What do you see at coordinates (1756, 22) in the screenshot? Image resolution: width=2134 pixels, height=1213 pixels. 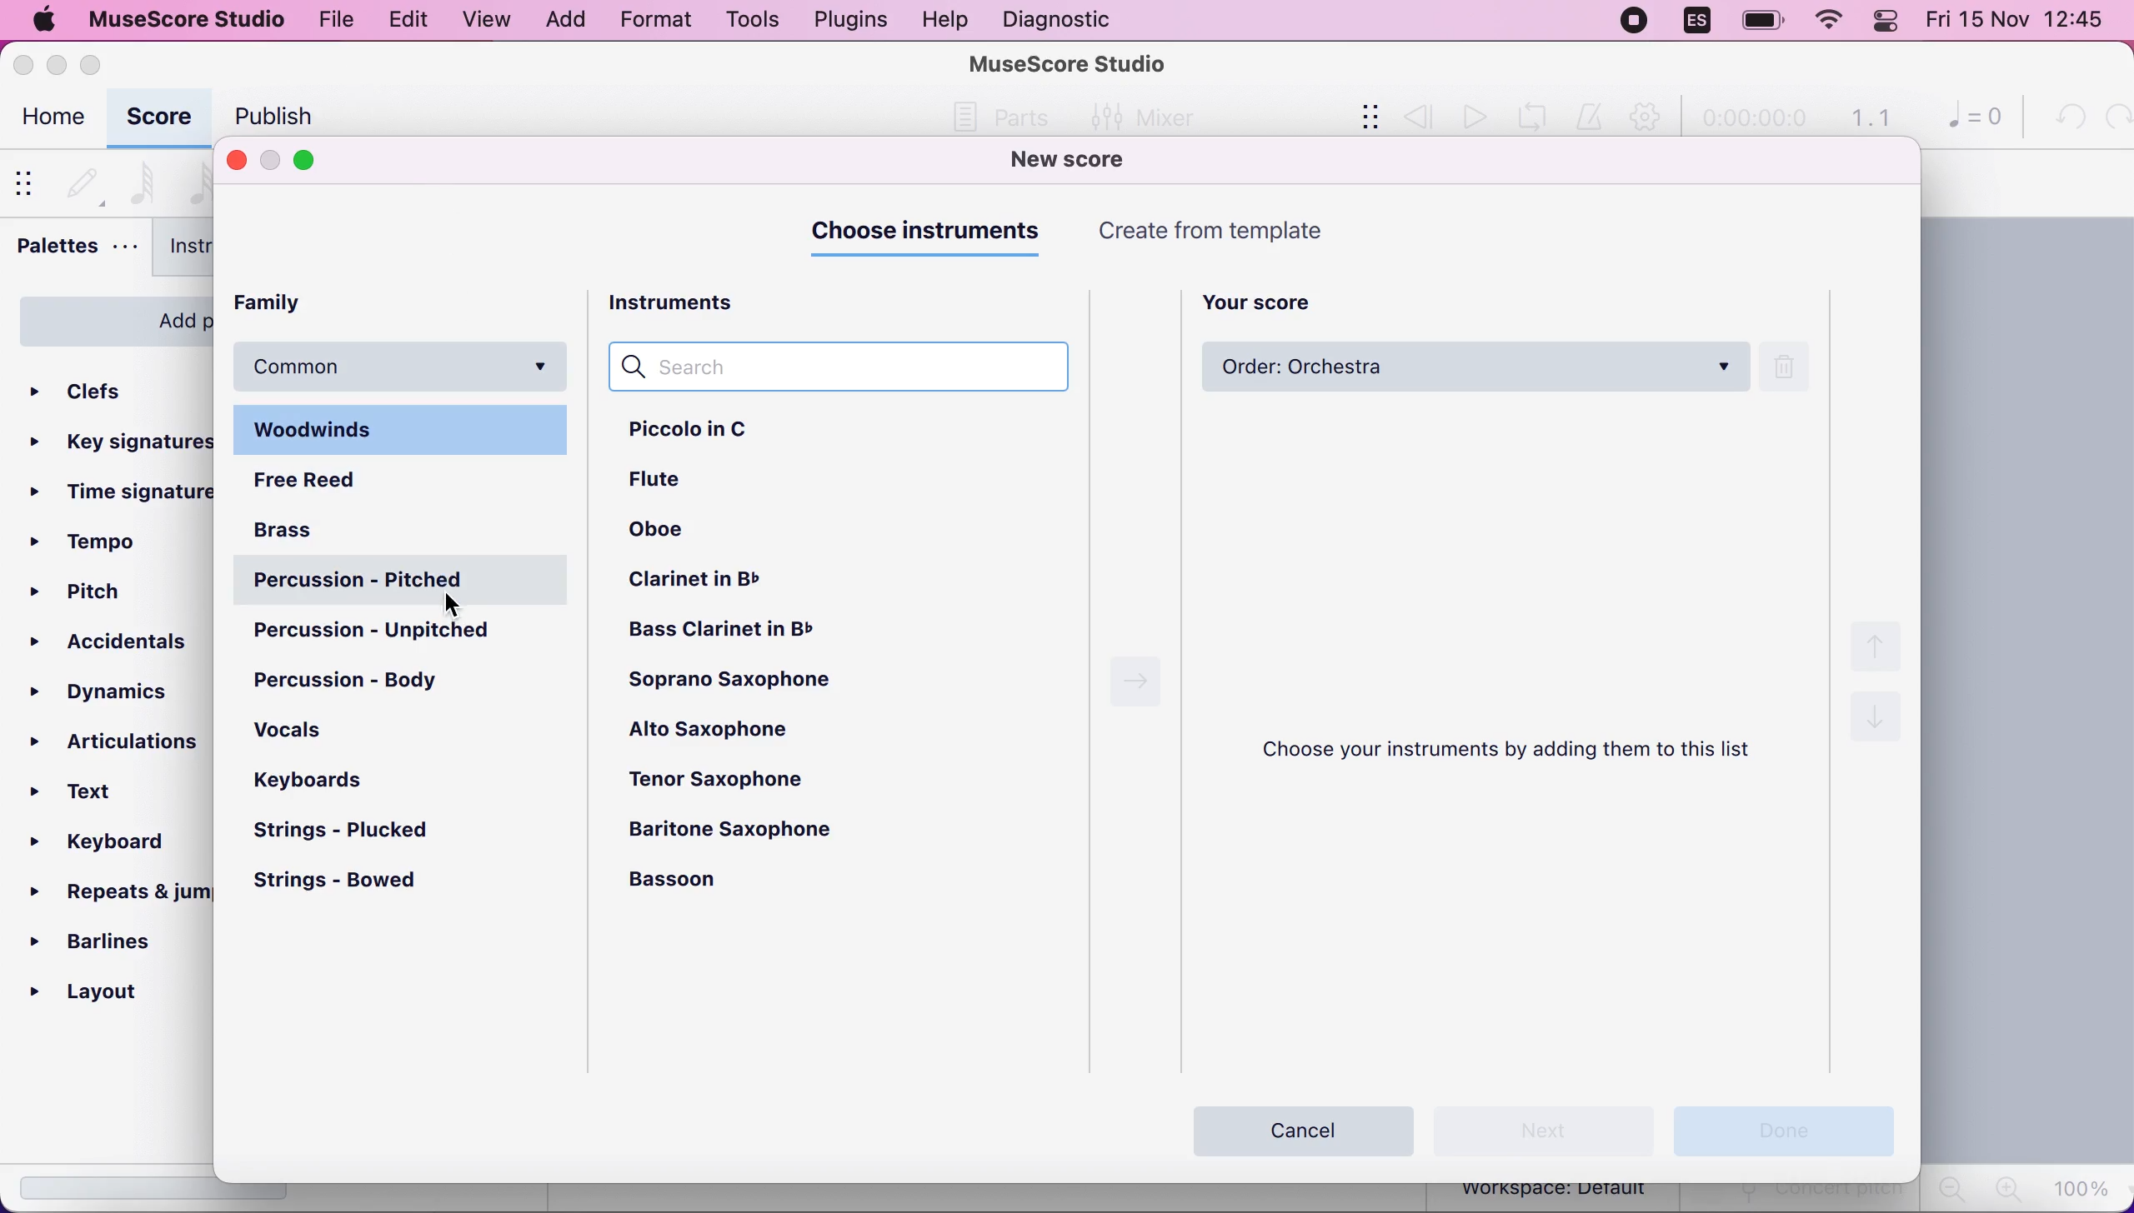 I see `battery` at bounding box center [1756, 22].